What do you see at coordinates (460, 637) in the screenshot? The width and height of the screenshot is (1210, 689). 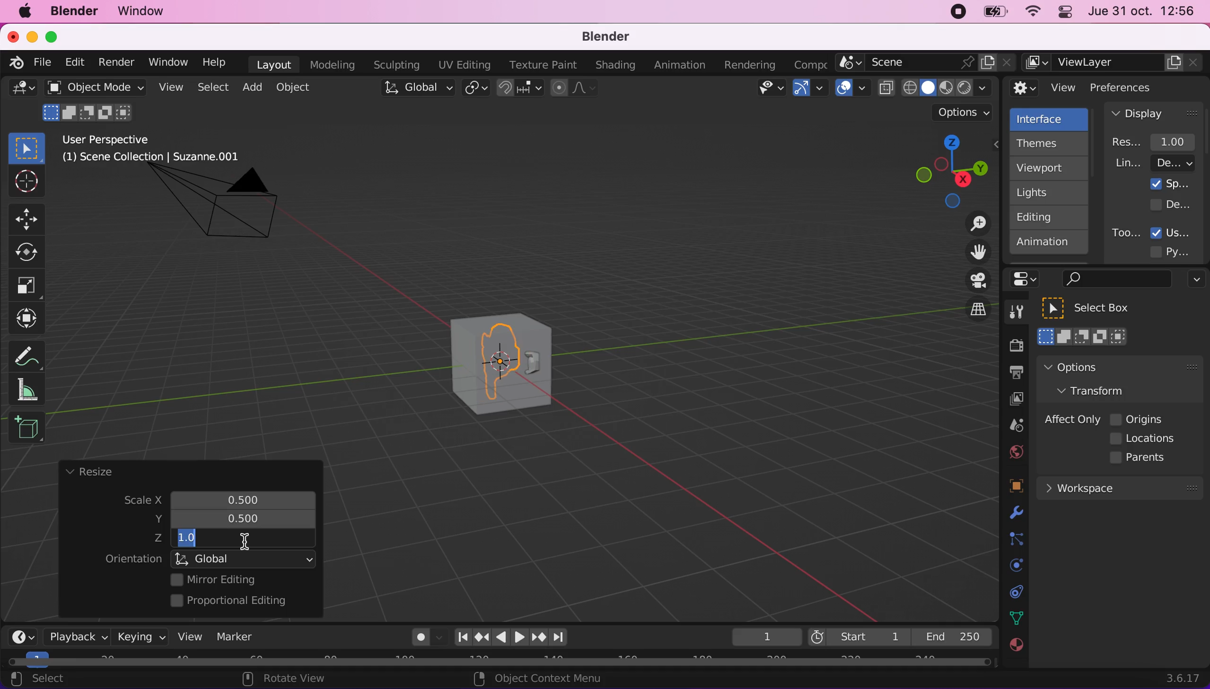 I see `jump to end point` at bounding box center [460, 637].